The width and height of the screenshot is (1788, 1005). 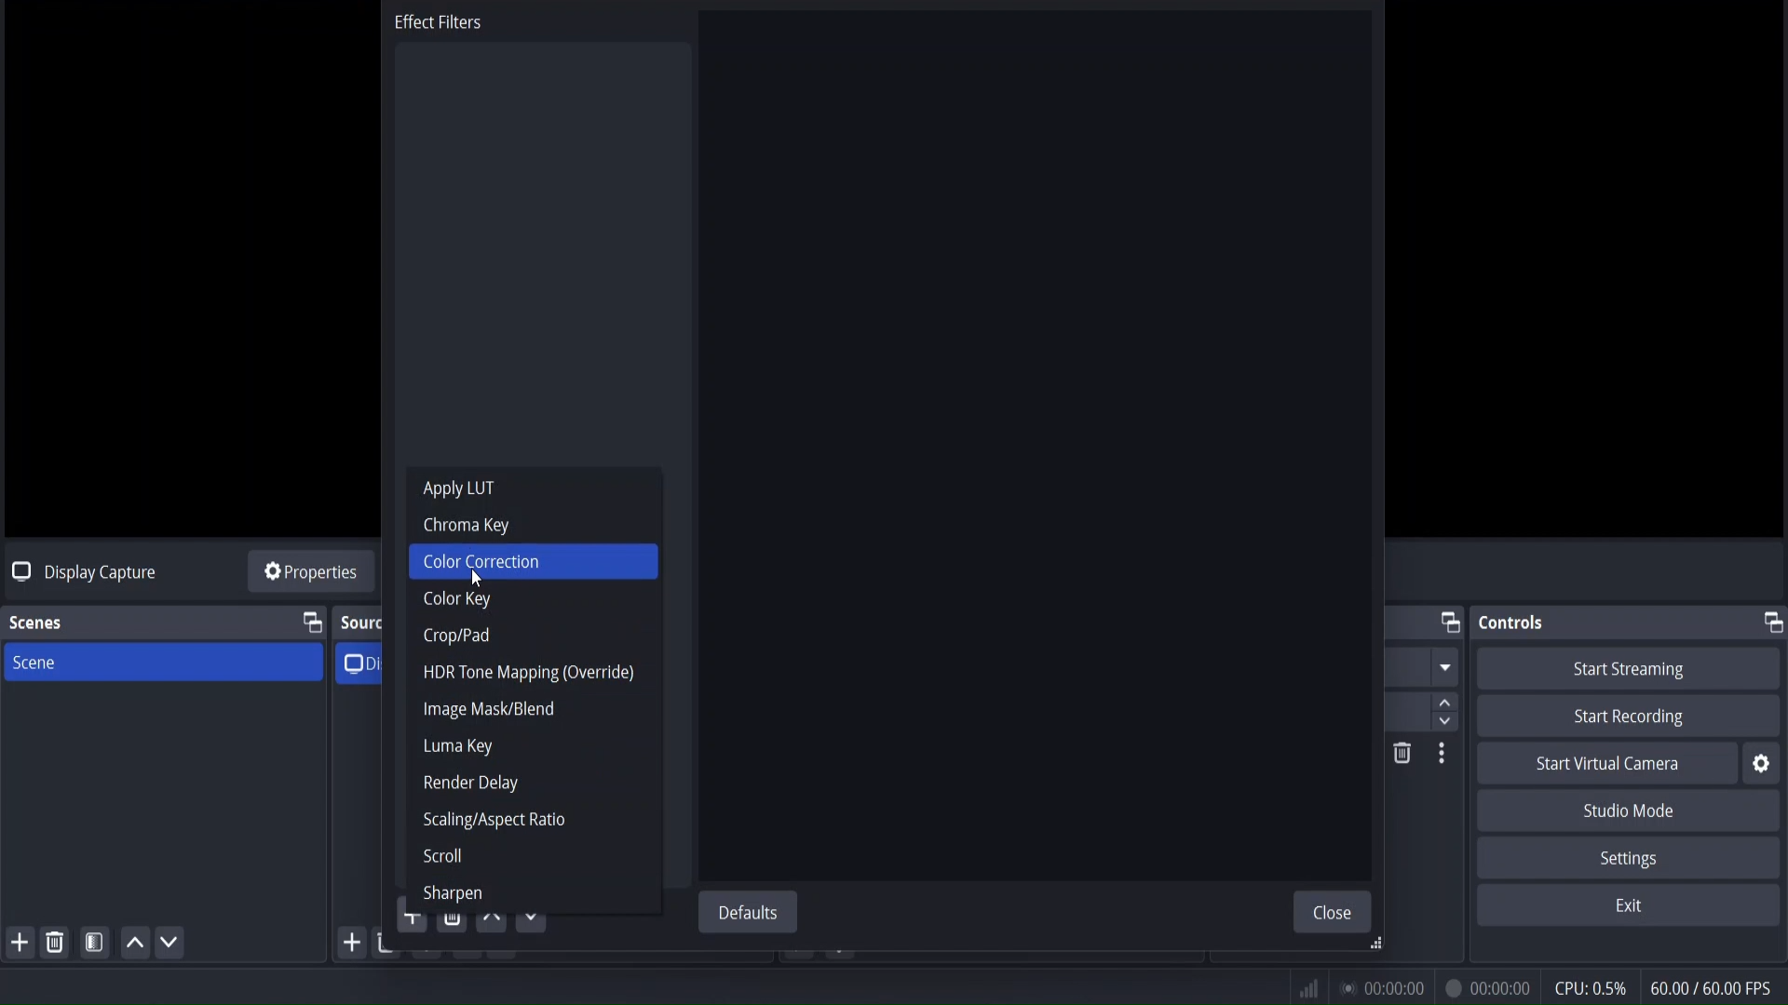 What do you see at coordinates (34, 664) in the screenshot?
I see `scene` at bounding box center [34, 664].